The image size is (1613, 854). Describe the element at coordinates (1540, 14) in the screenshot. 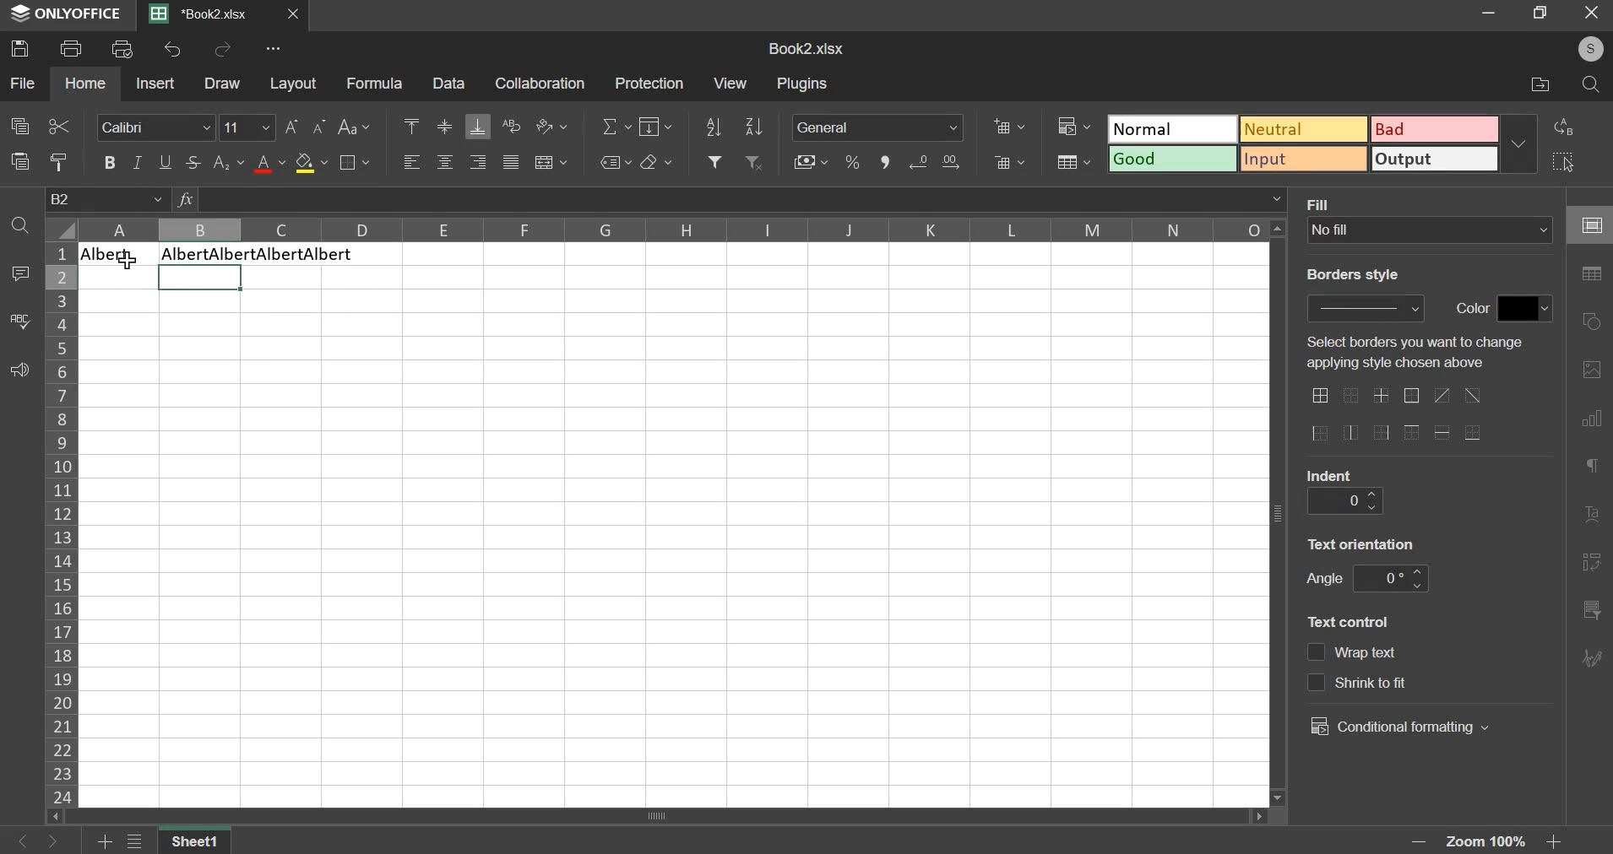

I see `maximise` at that location.